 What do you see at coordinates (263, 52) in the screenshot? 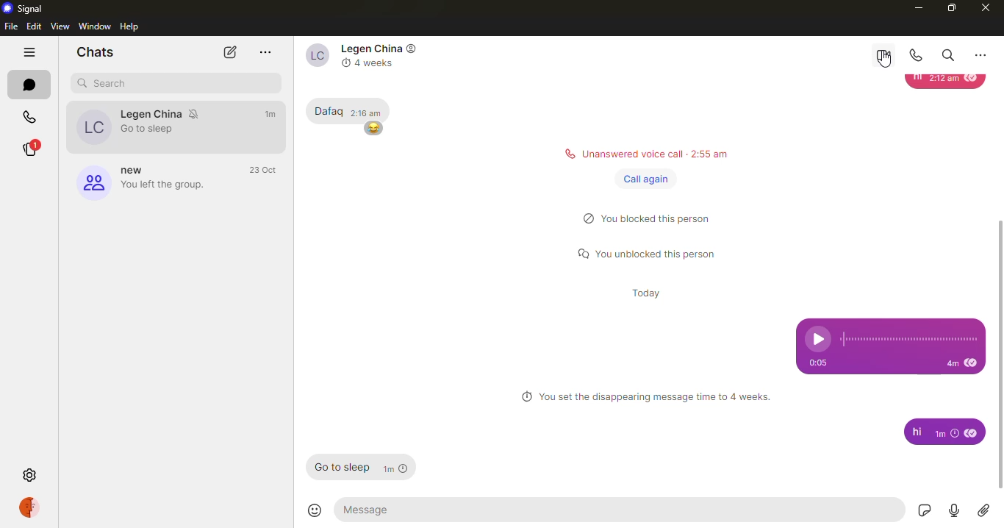
I see `more` at bounding box center [263, 52].